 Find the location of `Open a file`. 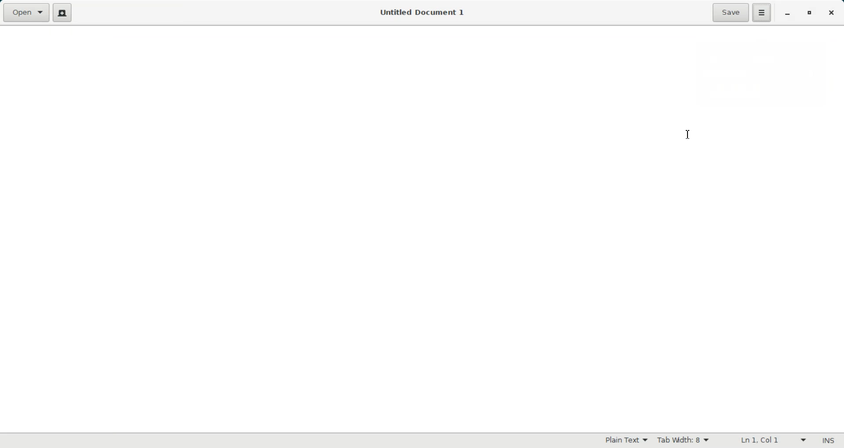

Open a file is located at coordinates (26, 13).